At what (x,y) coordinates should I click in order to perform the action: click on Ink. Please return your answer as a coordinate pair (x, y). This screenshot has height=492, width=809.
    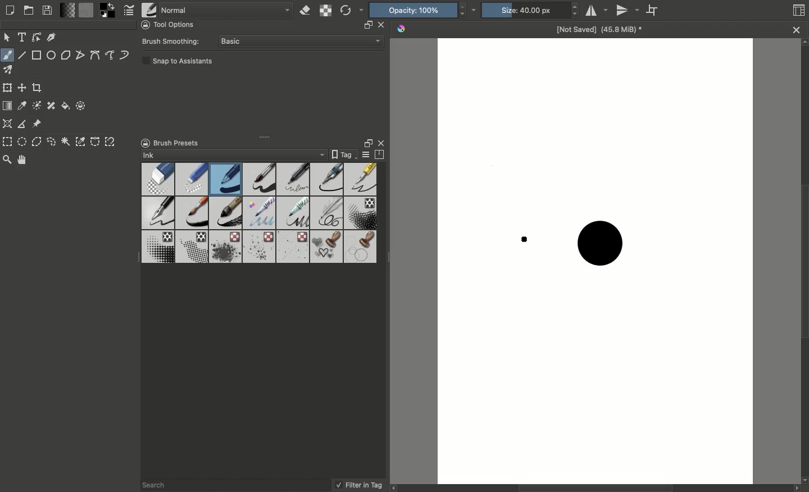
    Looking at the image, I should click on (233, 155).